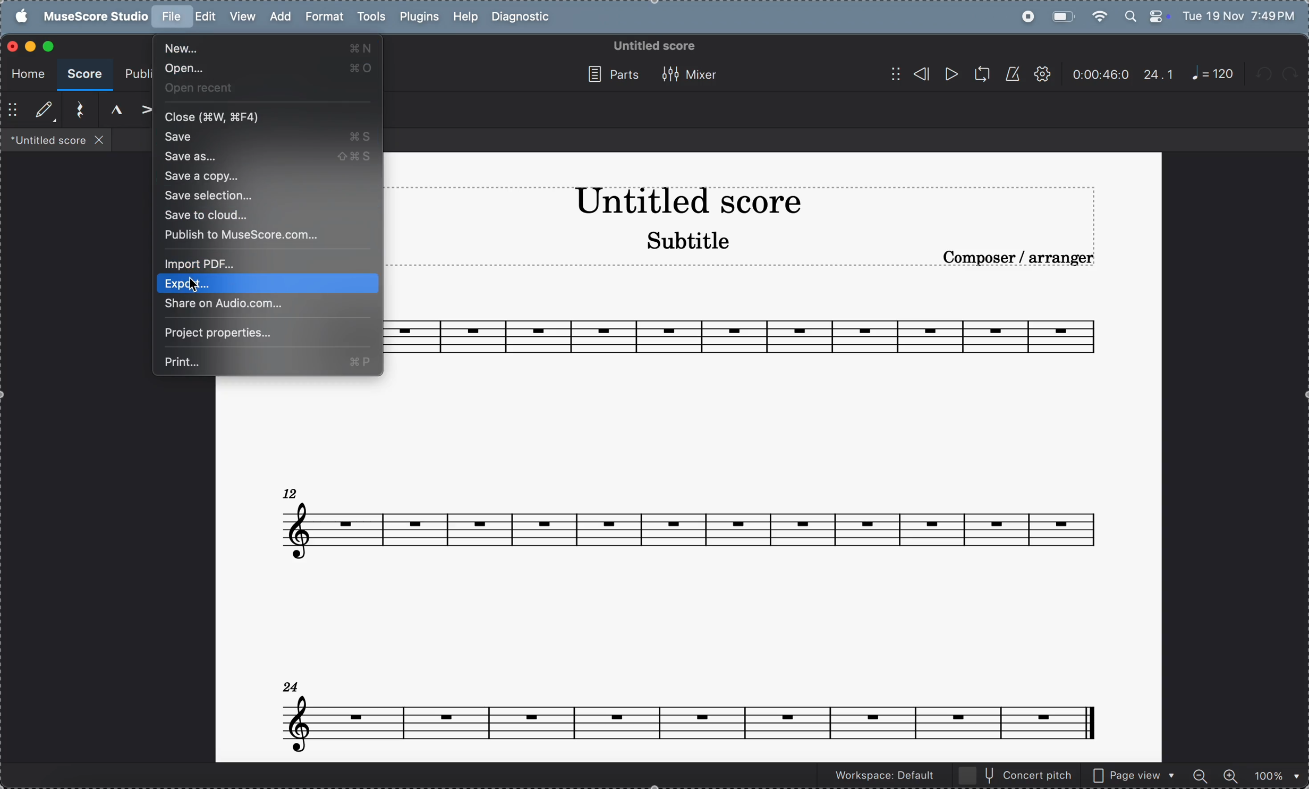 This screenshot has width=1309, height=789. What do you see at coordinates (950, 75) in the screenshot?
I see `play` at bounding box center [950, 75].